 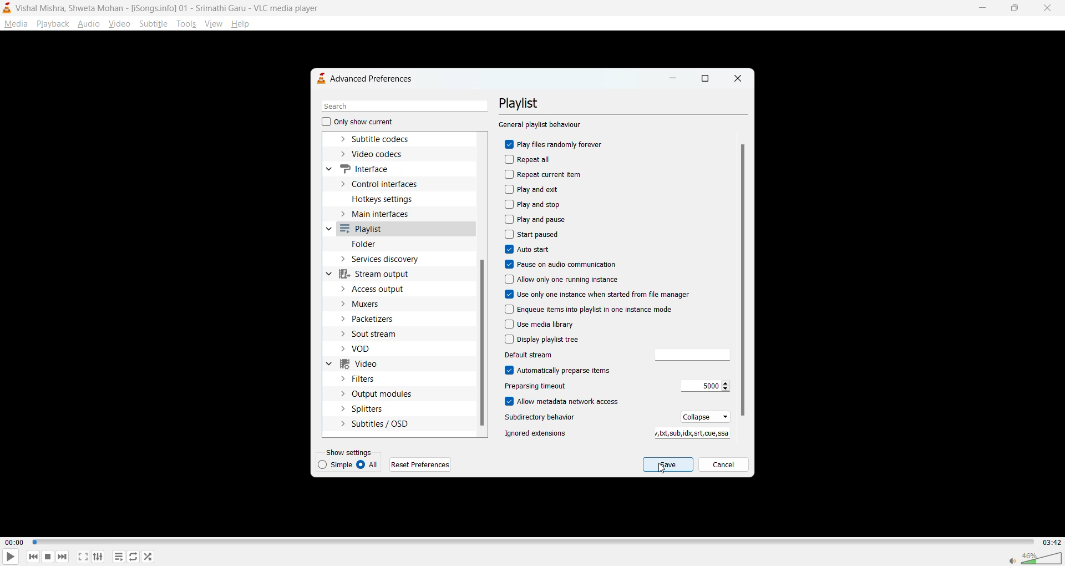 I want to click on filters, so click(x=362, y=379).